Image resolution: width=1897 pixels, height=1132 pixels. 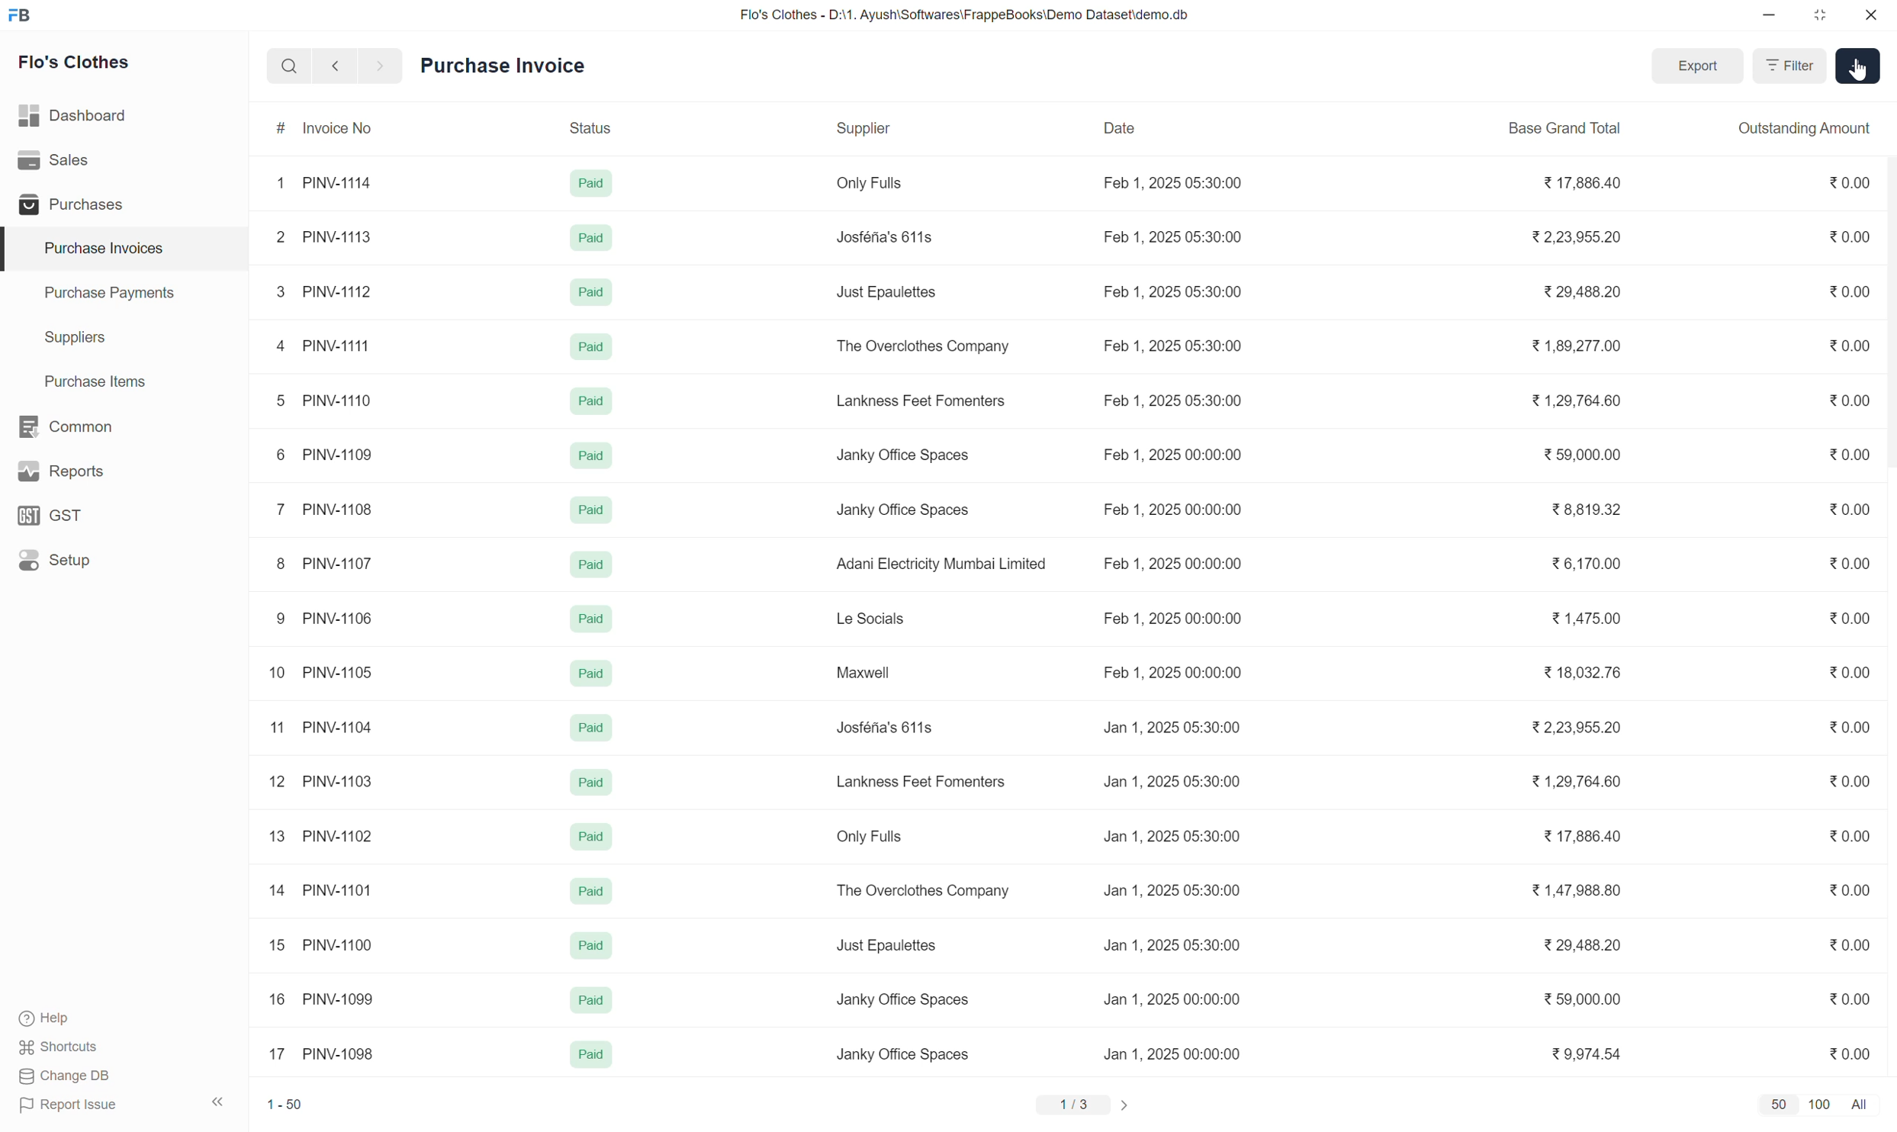 I want to click on 0.00, so click(x=1847, y=1053).